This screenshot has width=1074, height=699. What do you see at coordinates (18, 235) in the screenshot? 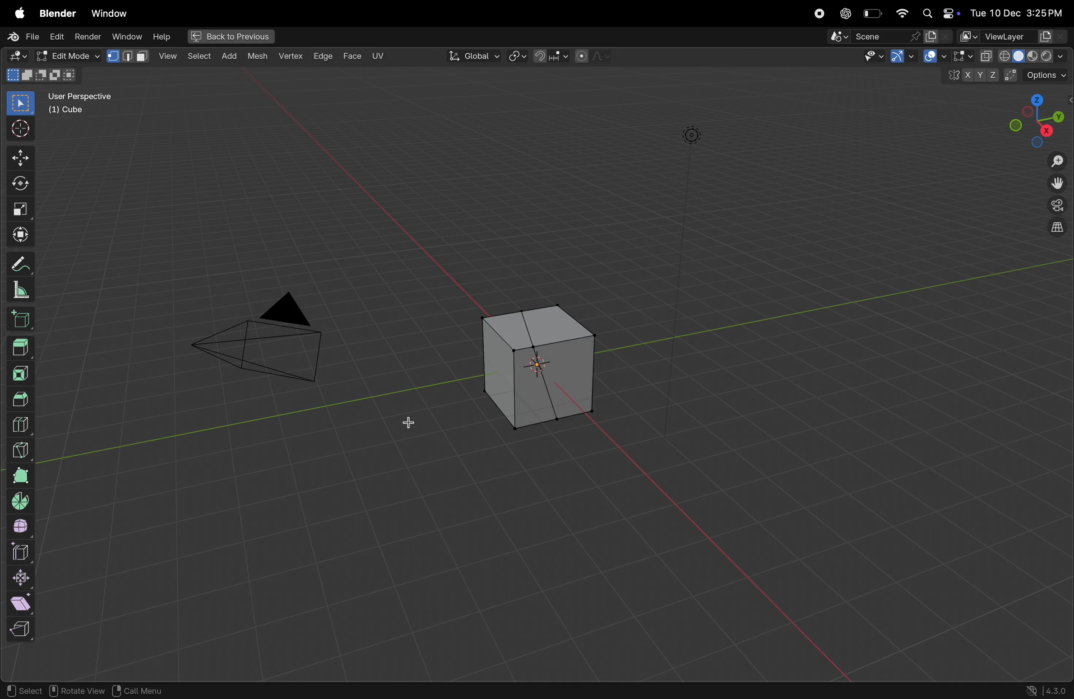
I see `transform` at bounding box center [18, 235].